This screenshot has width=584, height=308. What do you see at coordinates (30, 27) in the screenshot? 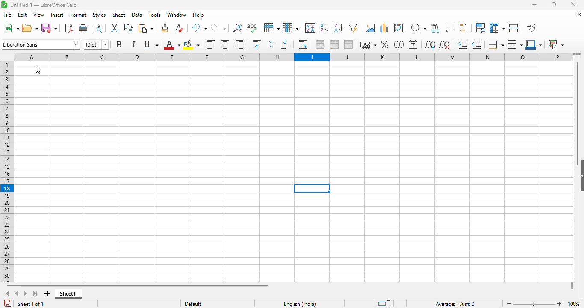
I see `open` at bounding box center [30, 27].